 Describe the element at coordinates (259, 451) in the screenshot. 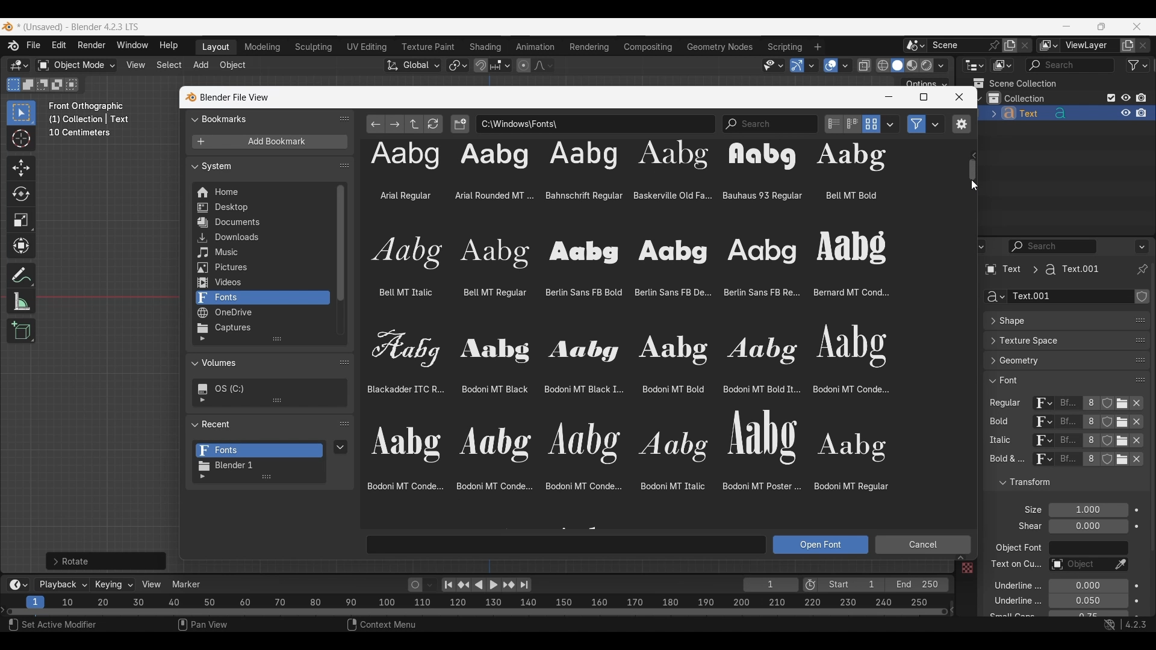

I see `Fonts folder` at that location.